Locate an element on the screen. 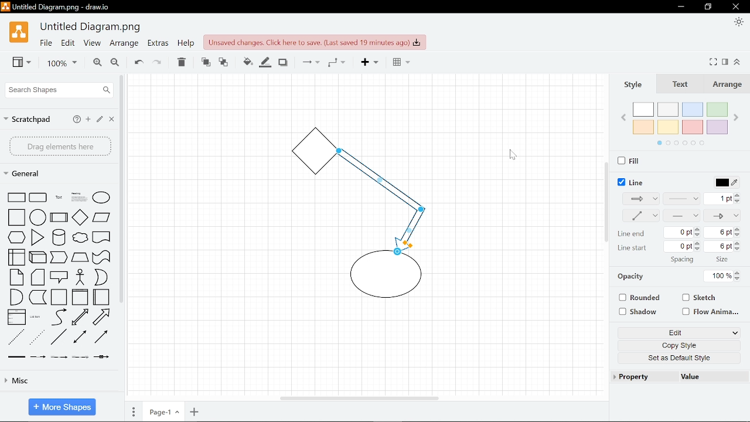 This screenshot has width=750, height=422. horizontal scrolling bar is located at coordinates (359, 397).